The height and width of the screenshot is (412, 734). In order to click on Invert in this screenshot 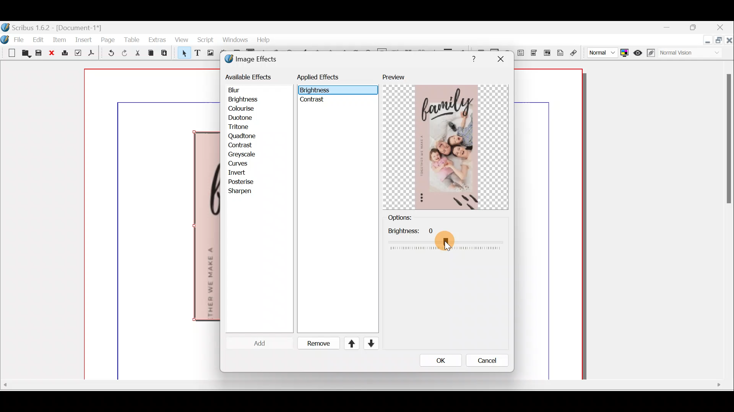, I will do `click(244, 172)`.